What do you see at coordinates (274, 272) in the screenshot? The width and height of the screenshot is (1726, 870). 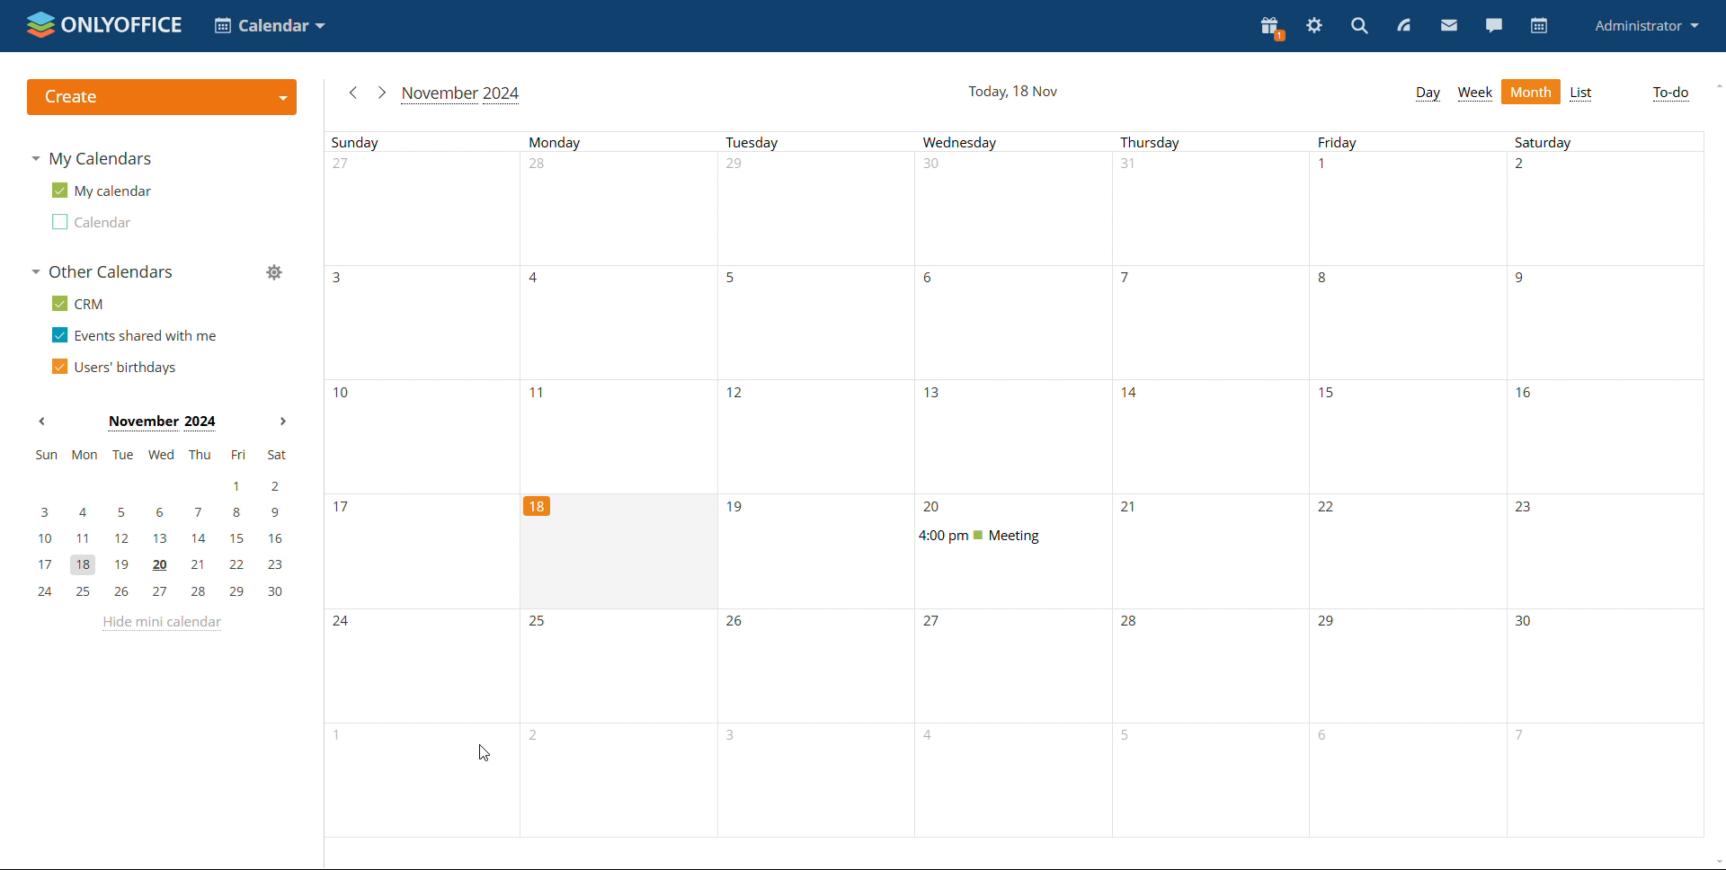 I see `manage` at bounding box center [274, 272].